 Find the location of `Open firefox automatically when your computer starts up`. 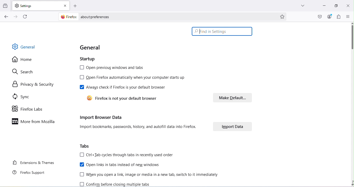

Open firefox automatically when your computer starts up is located at coordinates (135, 78).